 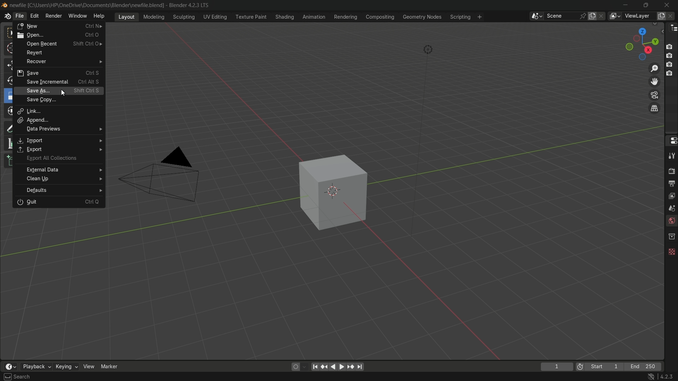 I want to click on geometry nodes menu, so click(x=422, y=17).